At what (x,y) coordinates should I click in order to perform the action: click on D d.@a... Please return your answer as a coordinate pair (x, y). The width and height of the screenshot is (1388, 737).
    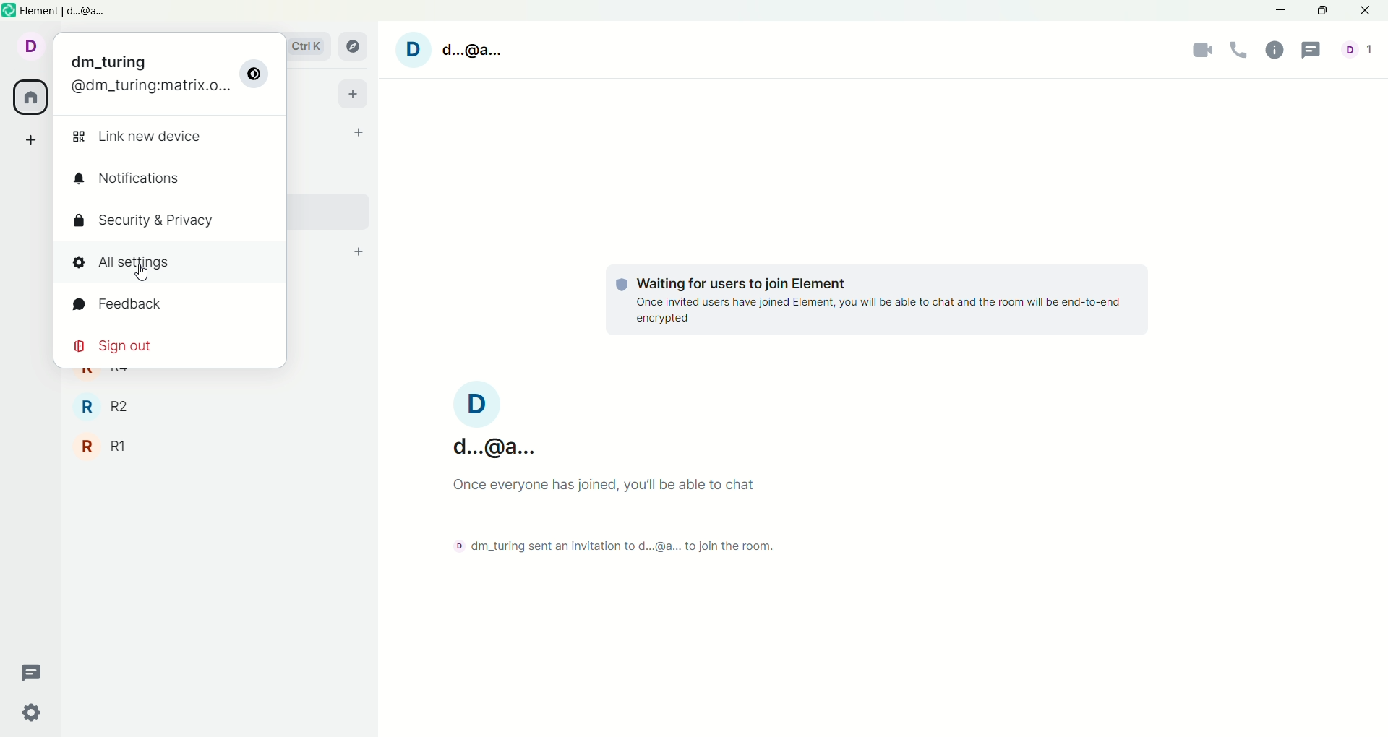
    Looking at the image, I should click on (471, 56).